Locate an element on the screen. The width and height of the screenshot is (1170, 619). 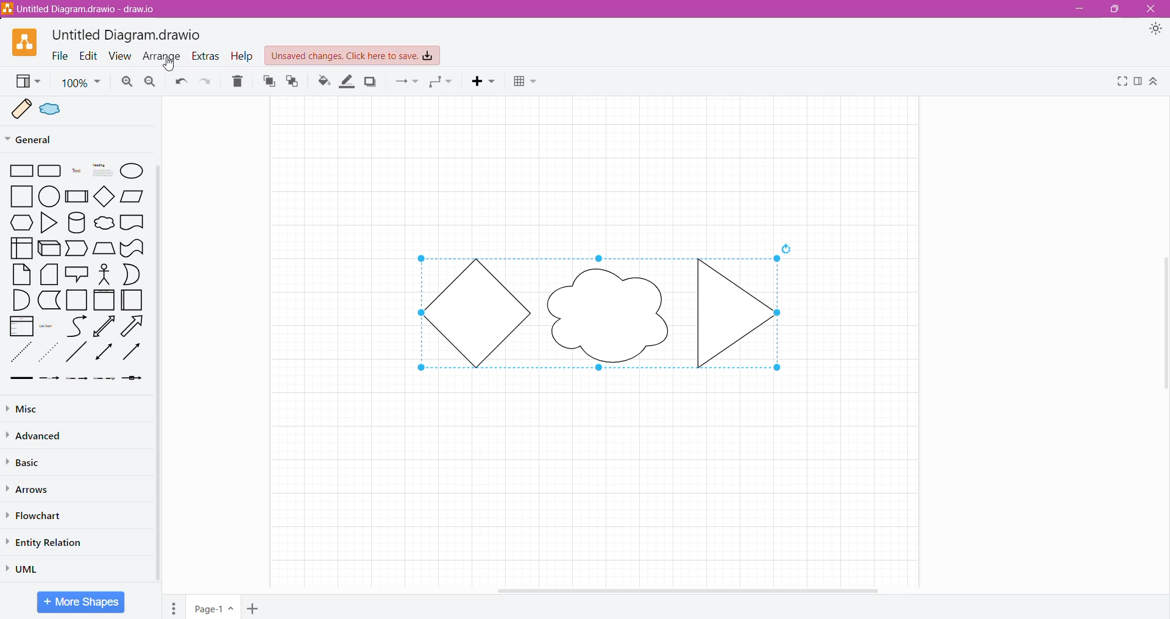
Misc is located at coordinates (32, 408).